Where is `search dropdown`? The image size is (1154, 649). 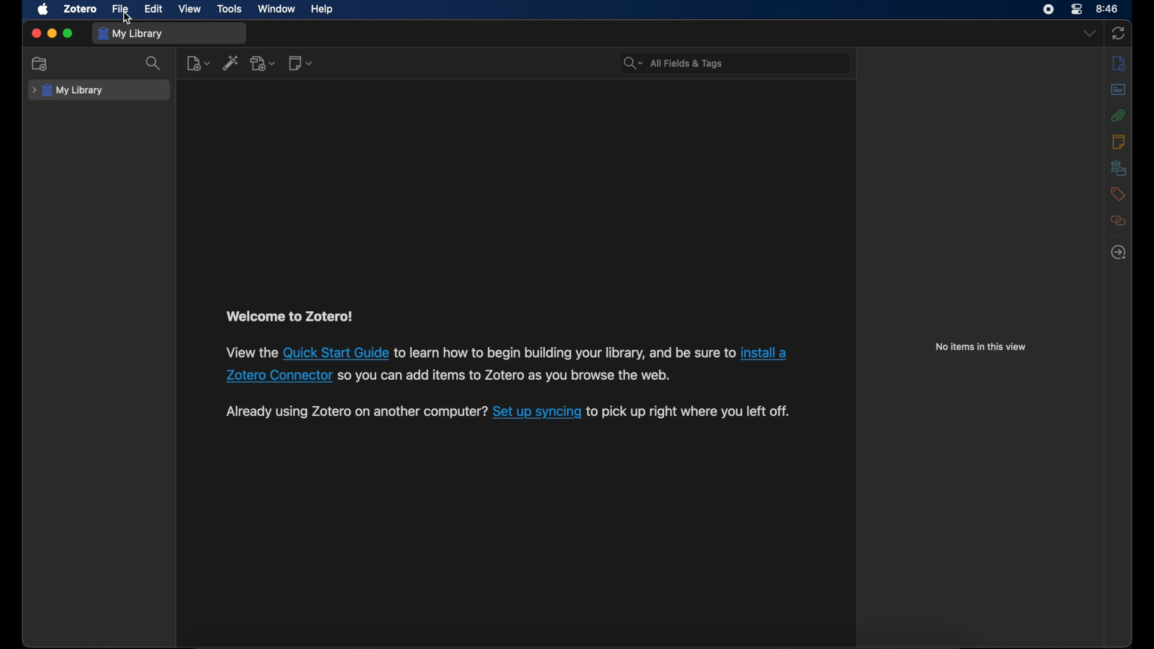 search dropdown is located at coordinates (633, 64).